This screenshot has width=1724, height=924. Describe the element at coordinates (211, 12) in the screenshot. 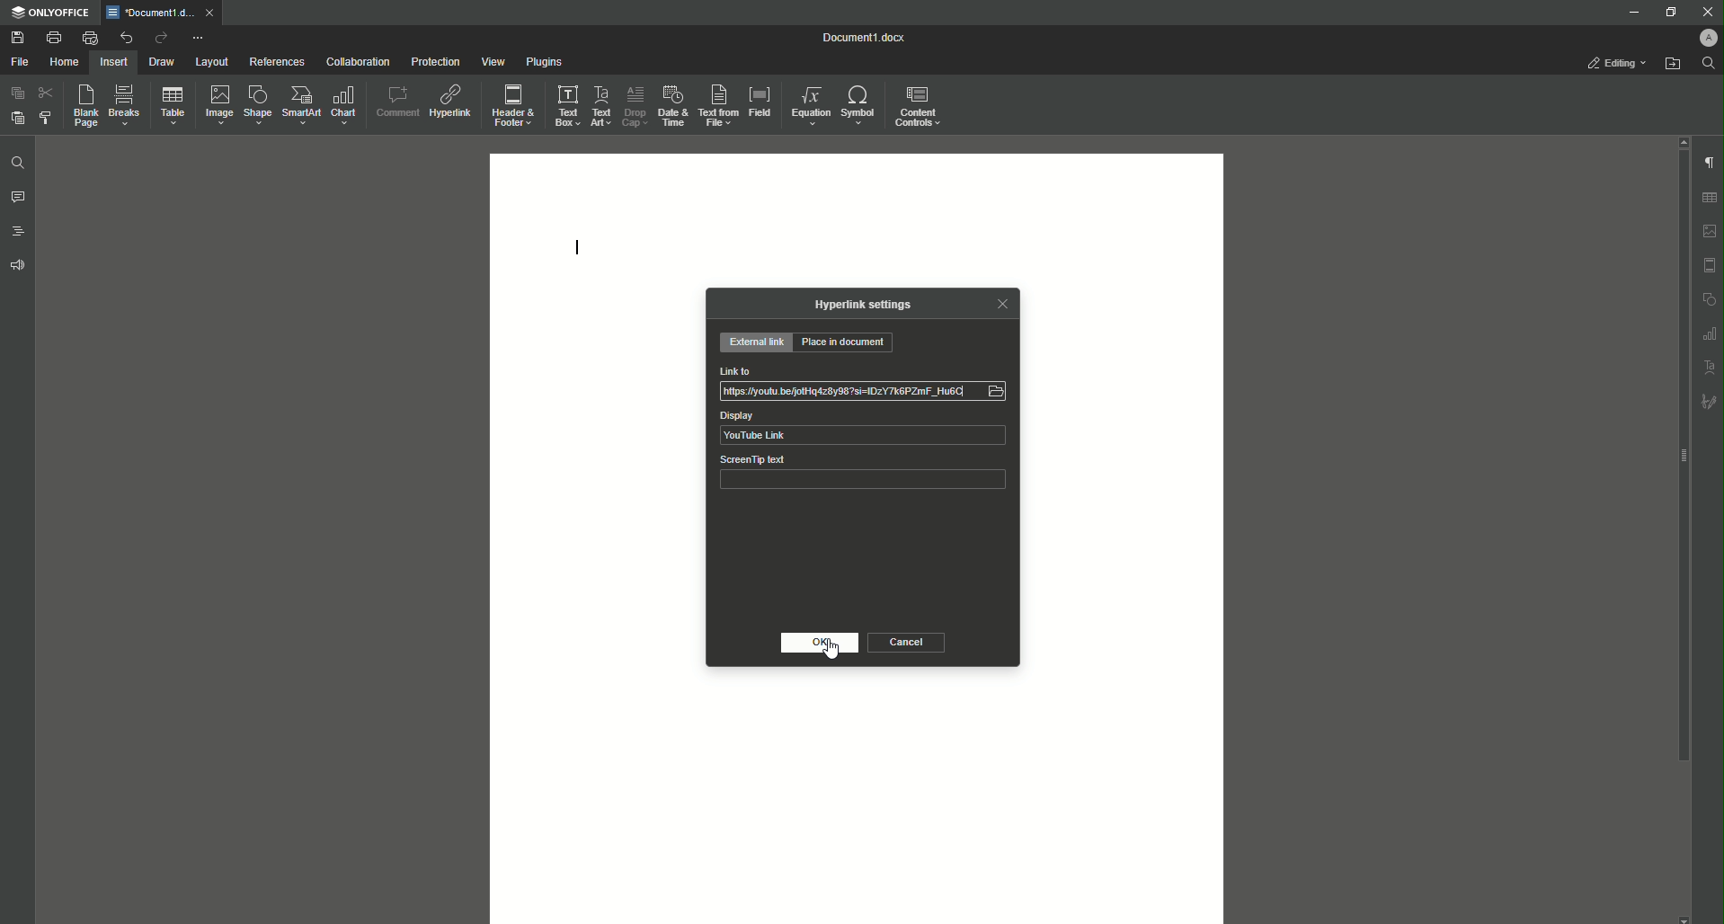

I see `close` at that location.